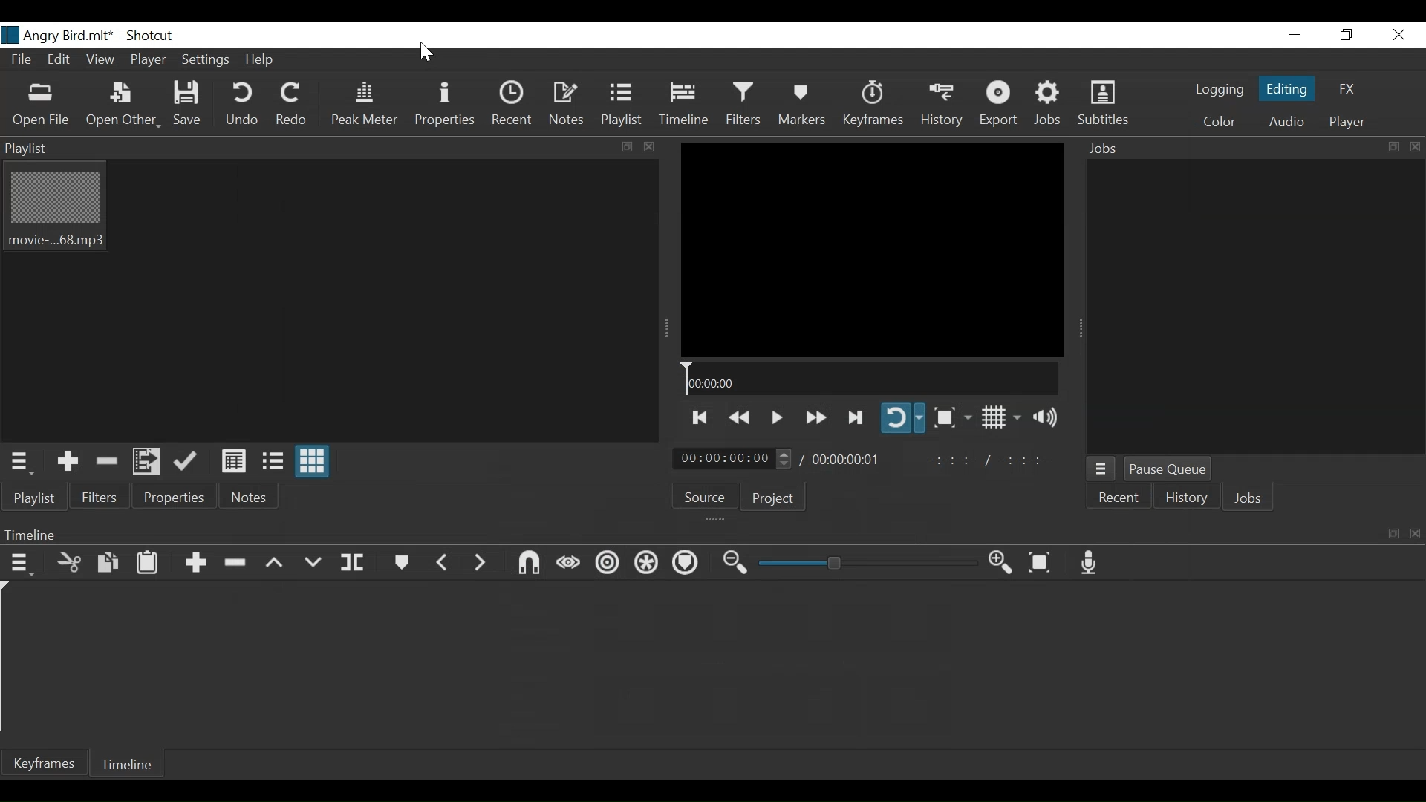 Image resolution: width=1426 pixels, height=802 pixels. What do you see at coordinates (621, 104) in the screenshot?
I see `Playlist` at bounding box center [621, 104].